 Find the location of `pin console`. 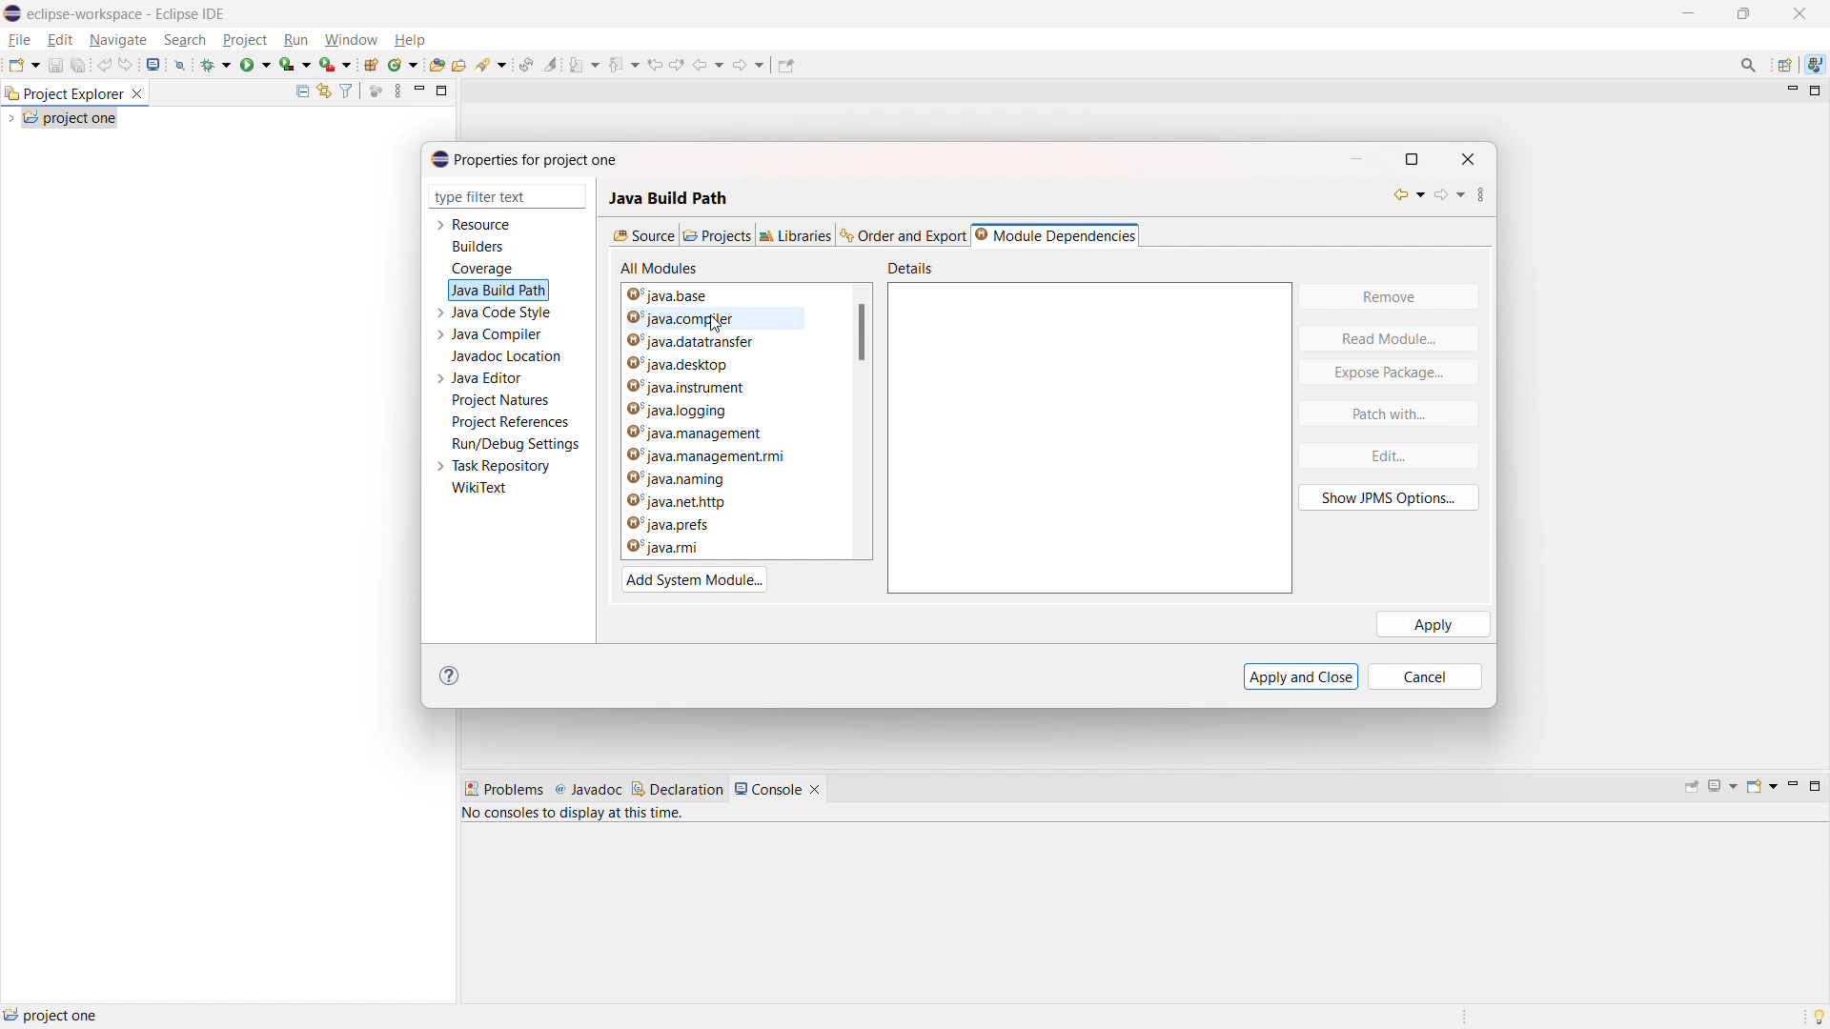

pin console is located at coordinates (1692, 788).